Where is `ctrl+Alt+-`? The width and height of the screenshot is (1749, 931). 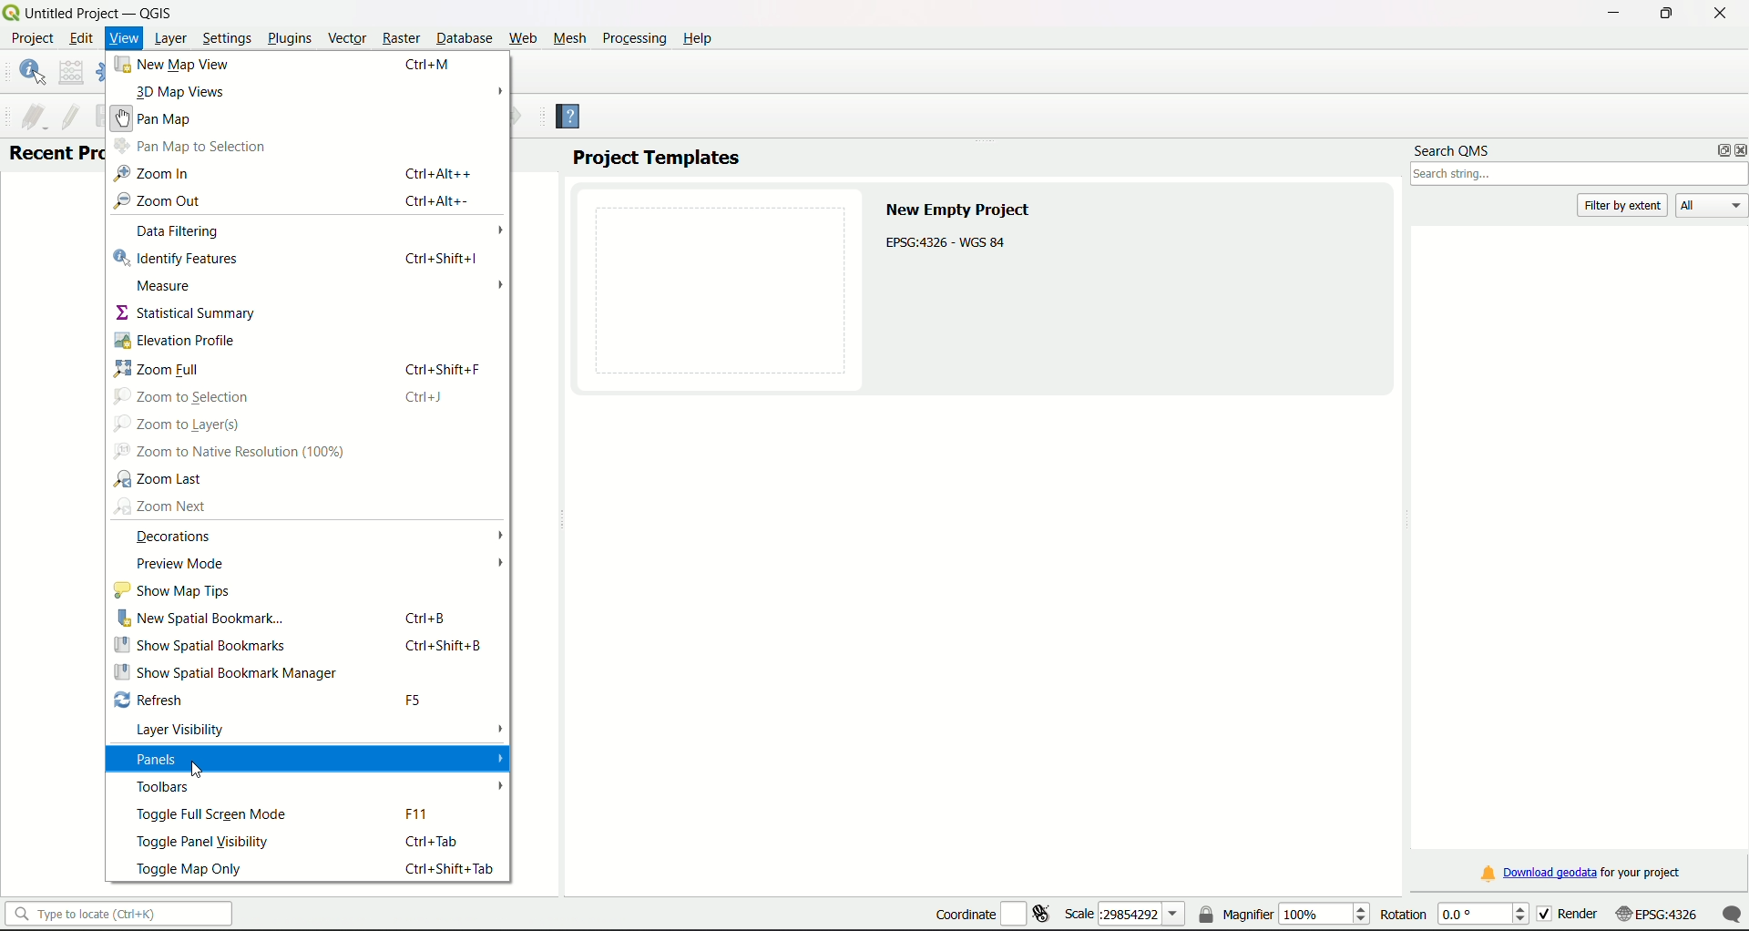 ctrl+Alt+- is located at coordinates (438, 200).